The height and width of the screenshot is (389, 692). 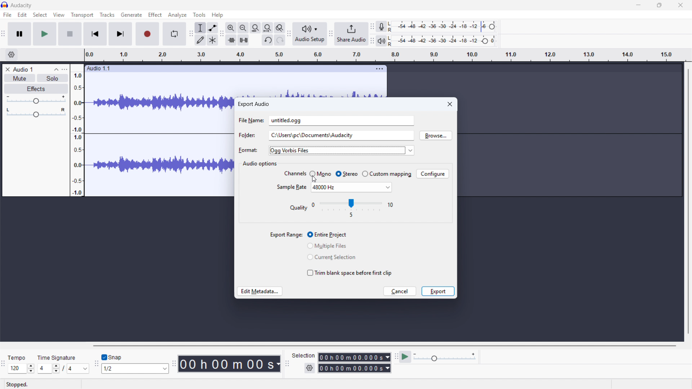 What do you see at coordinates (175, 33) in the screenshot?
I see `Enable loop ` at bounding box center [175, 33].